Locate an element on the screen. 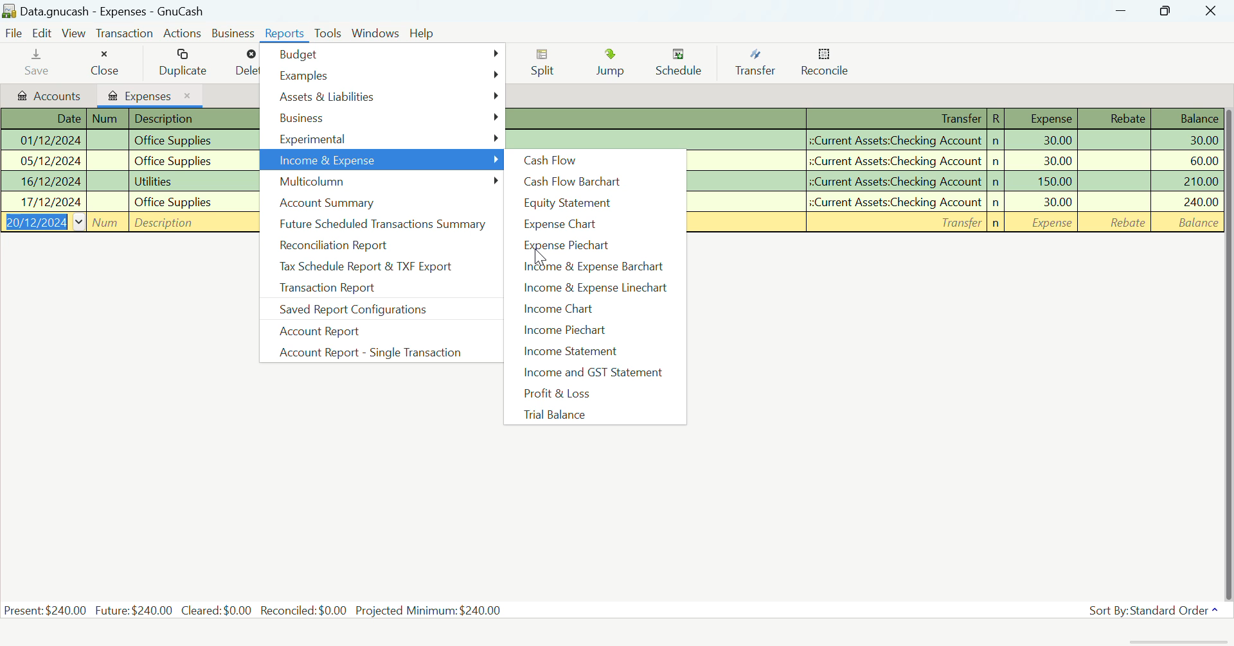 This screenshot has width=1234, height=646. Future Scheduled Transactions Summary is located at coordinates (382, 222).